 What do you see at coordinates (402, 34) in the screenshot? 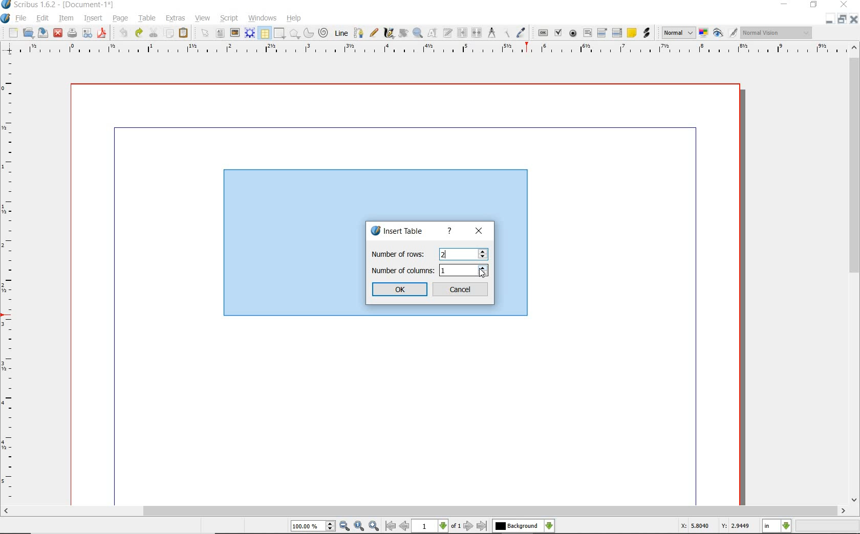
I see `rotate item` at bounding box center [402, 34].